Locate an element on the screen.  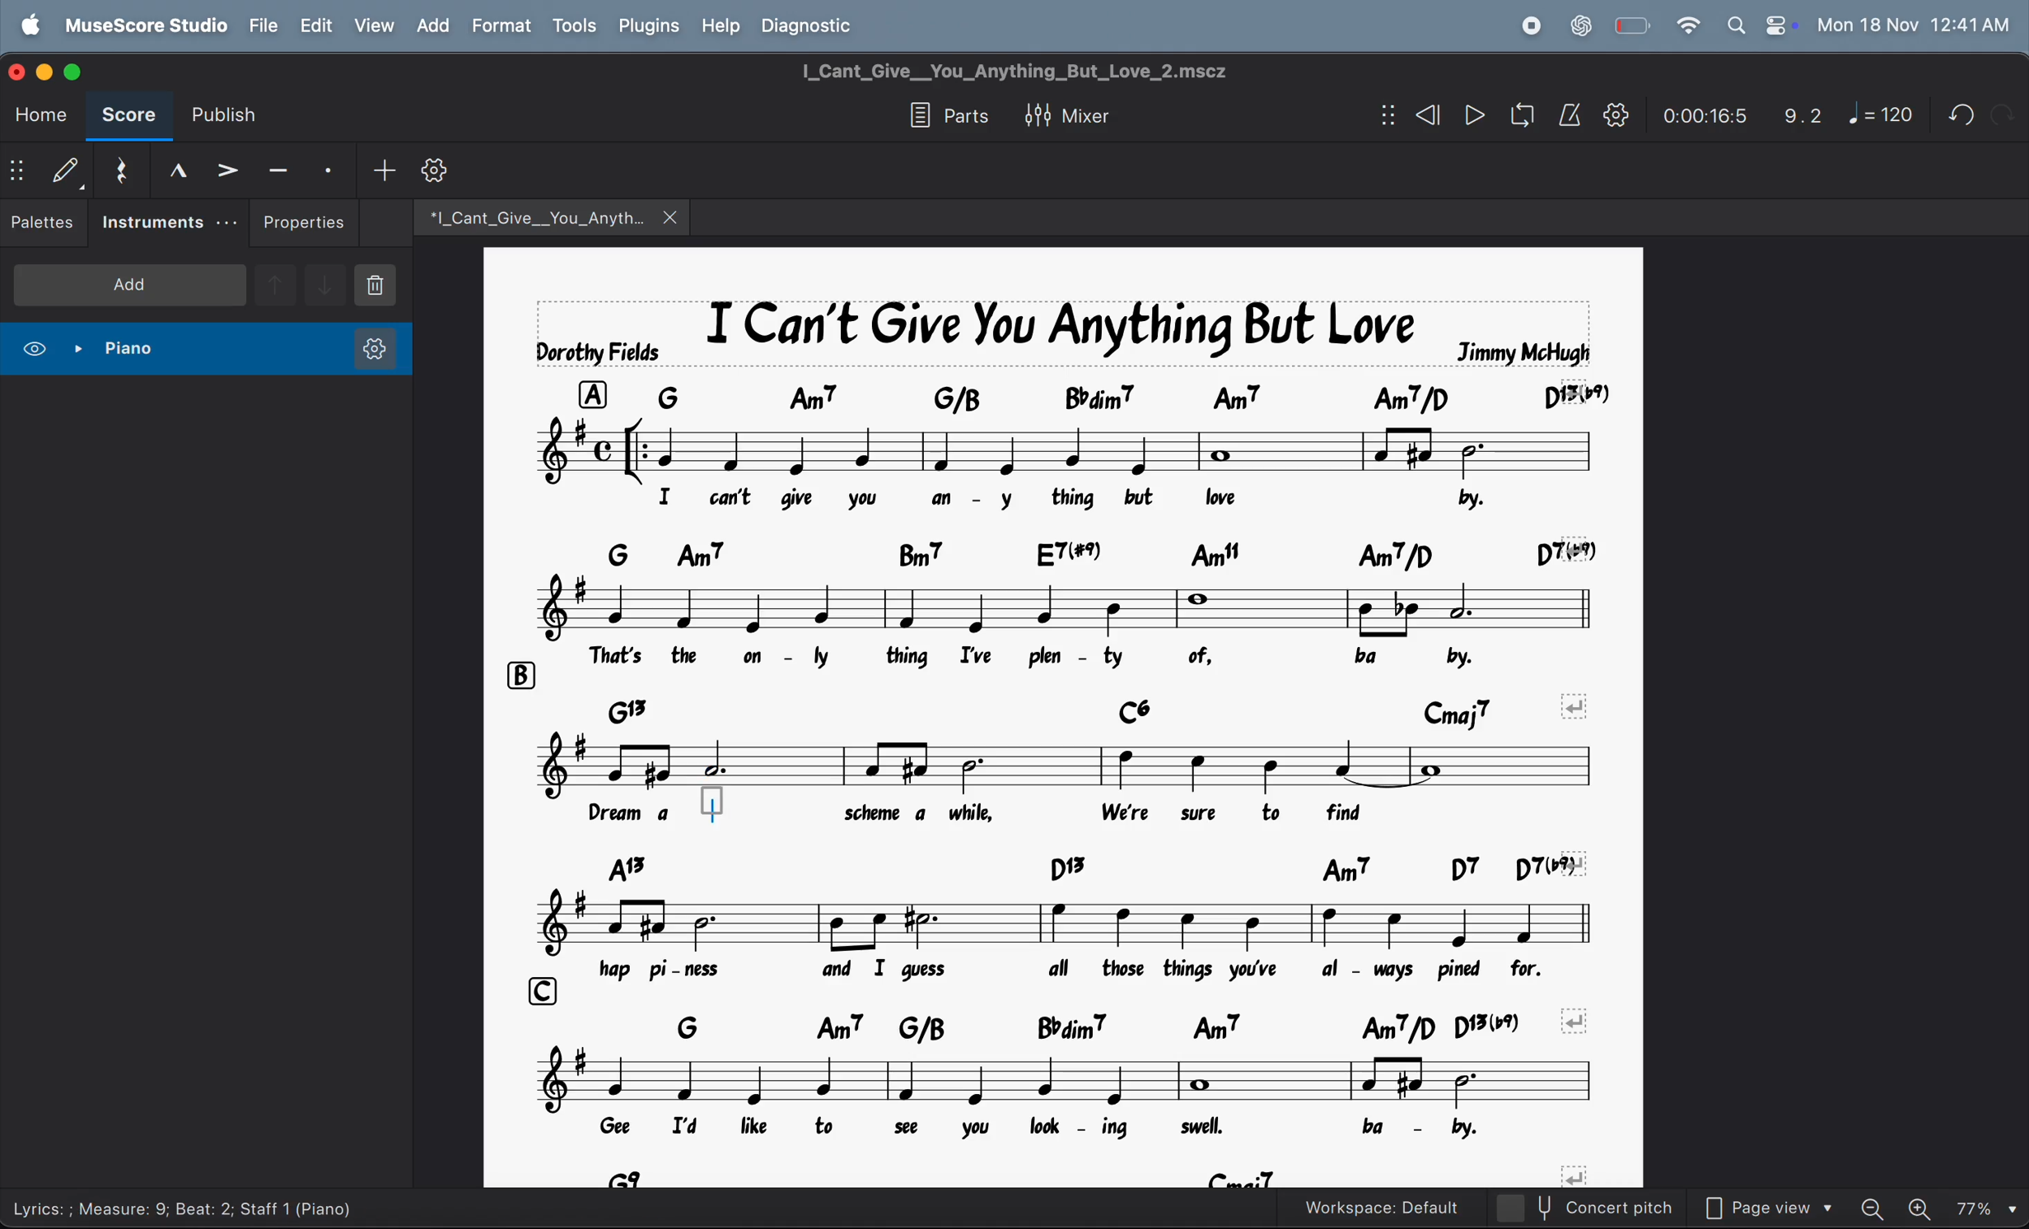
page view is located at coordinates (1765, 1204).